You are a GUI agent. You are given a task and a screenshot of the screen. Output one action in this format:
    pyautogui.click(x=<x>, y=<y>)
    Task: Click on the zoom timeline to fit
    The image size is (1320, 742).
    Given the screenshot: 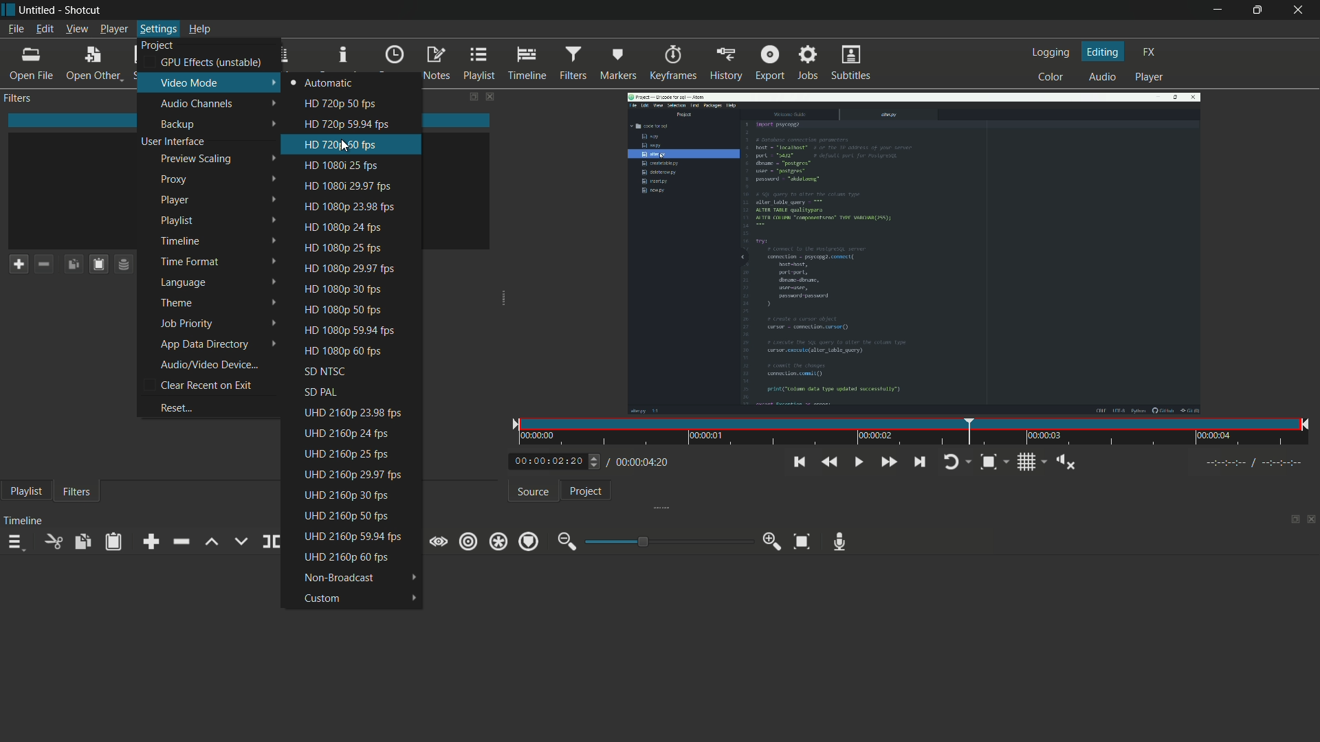 What is the action you would take?
    pyautogui.click(x=802, y=542)
    